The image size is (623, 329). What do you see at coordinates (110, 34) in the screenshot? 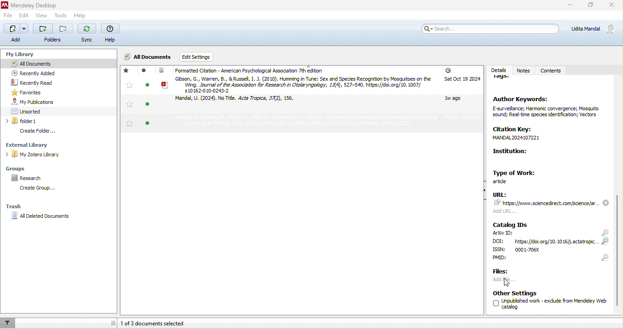
I see `help` at bounding box center [110, 34].